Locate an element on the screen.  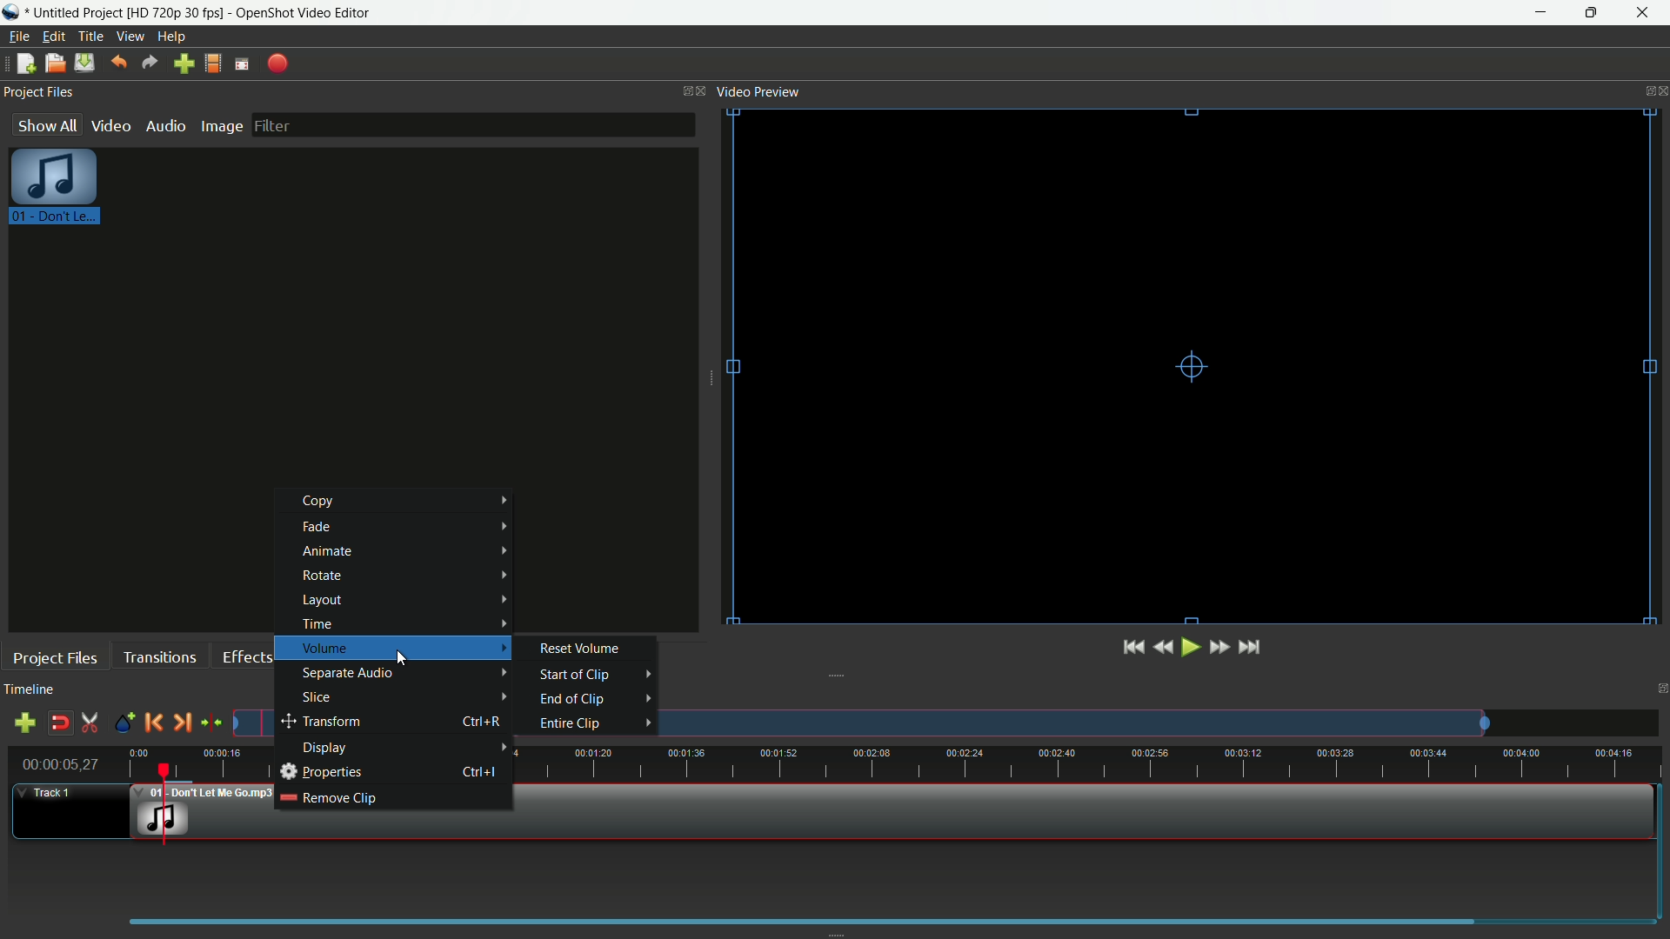
cursor is located at coordinates (406, 654).